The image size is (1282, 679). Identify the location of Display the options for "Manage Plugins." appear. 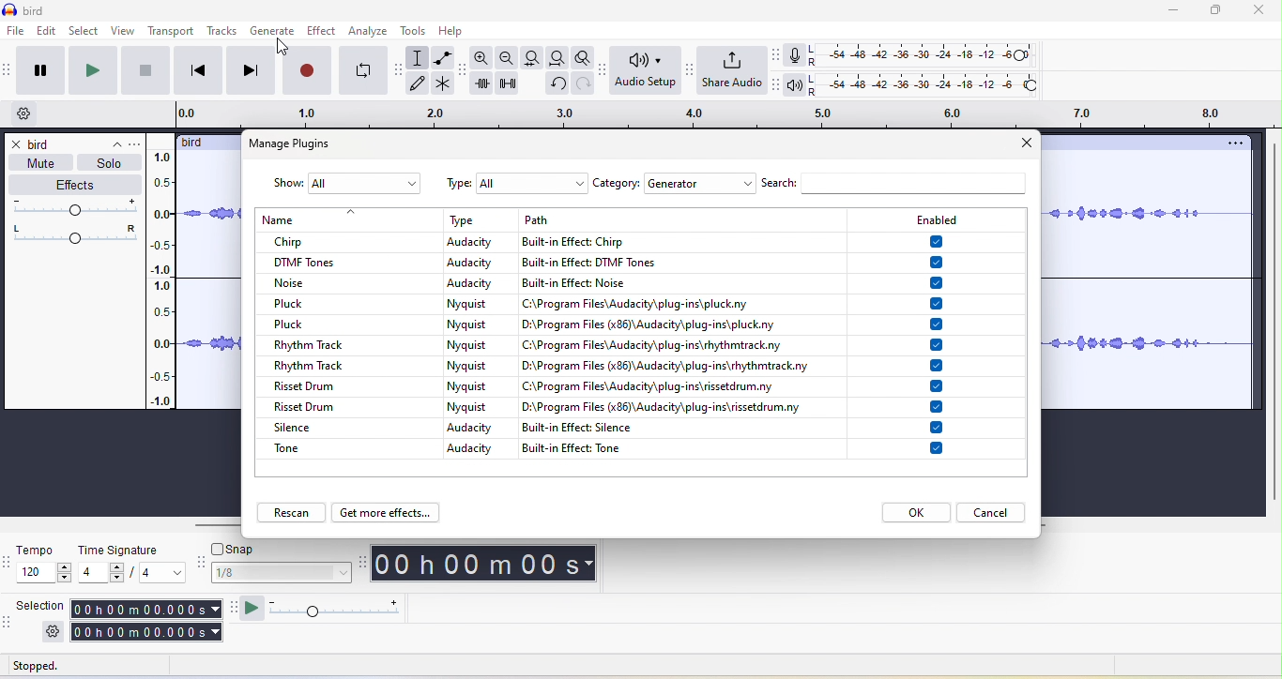
(303, 144).